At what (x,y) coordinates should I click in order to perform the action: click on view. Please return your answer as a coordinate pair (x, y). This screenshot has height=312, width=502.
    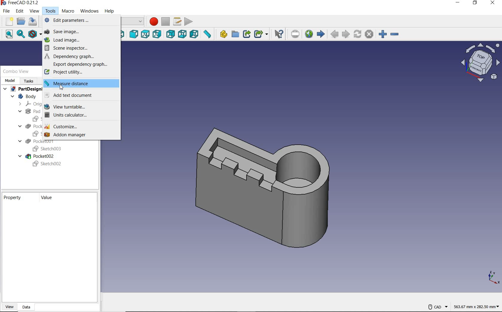
    Looking at the image, I should click on (34, 12).